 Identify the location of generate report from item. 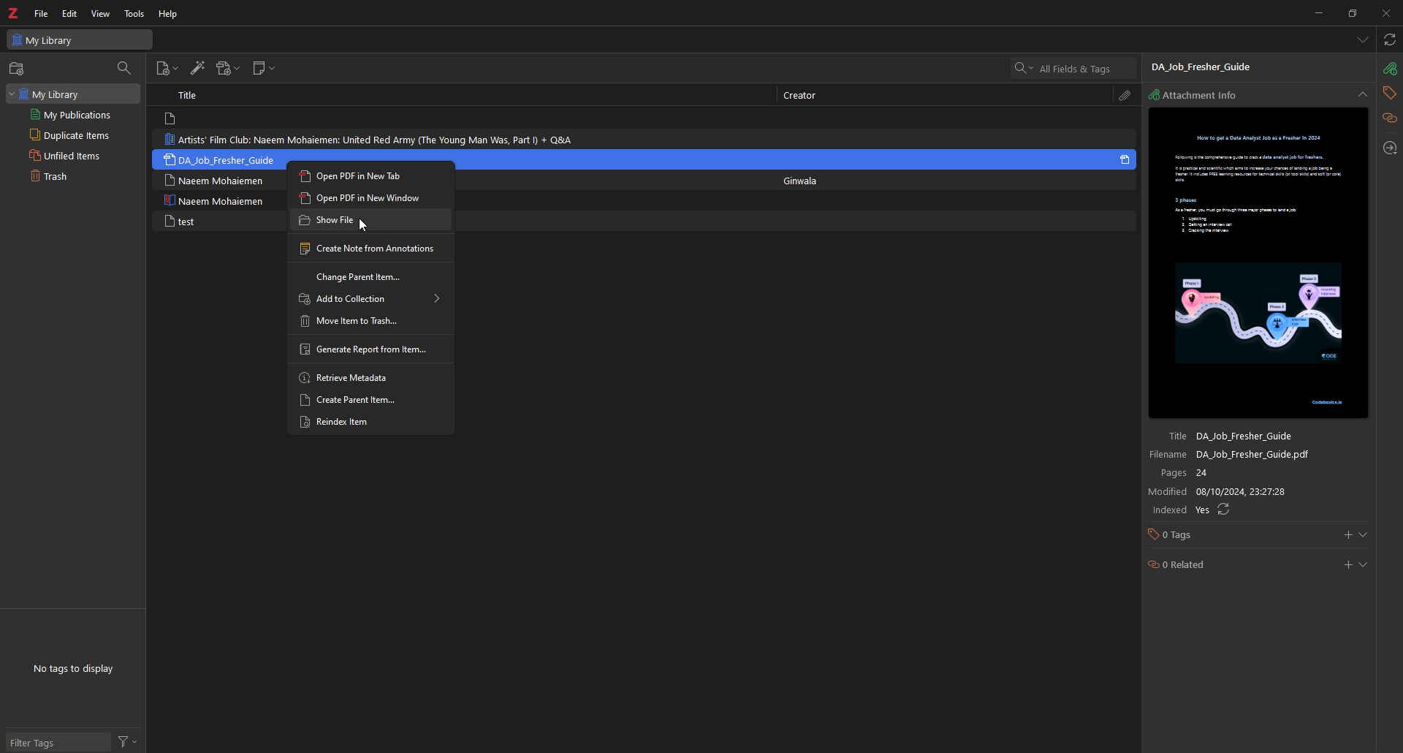
(369, 349).